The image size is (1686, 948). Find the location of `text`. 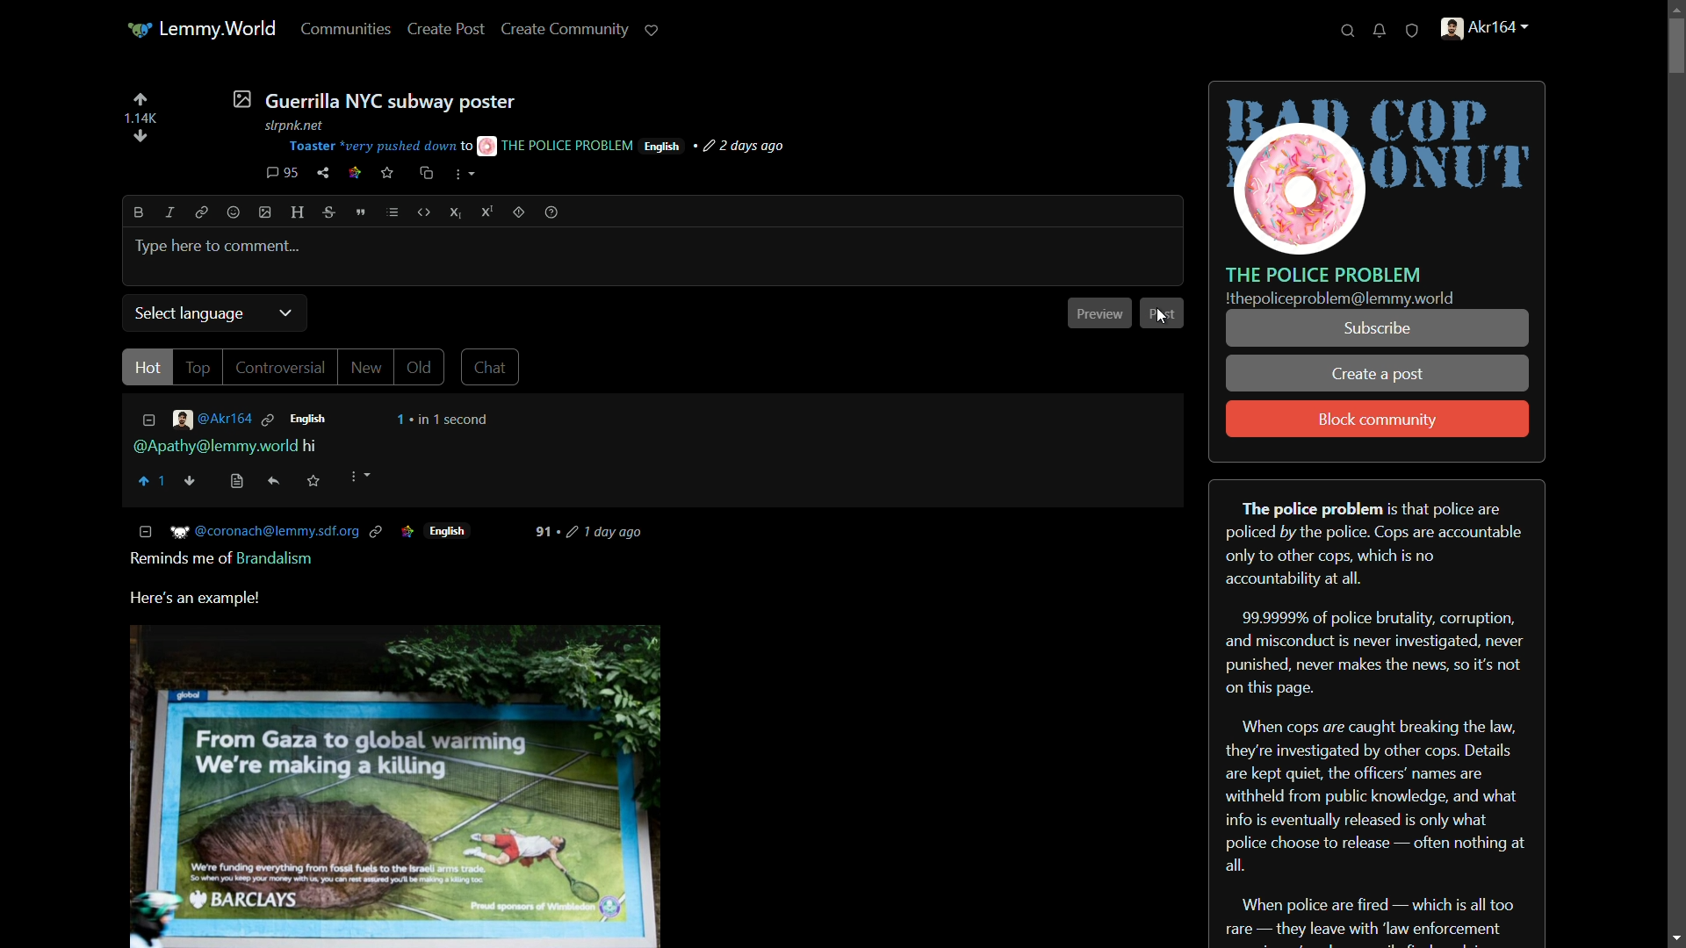

text is located at coordinates (1340, 299).